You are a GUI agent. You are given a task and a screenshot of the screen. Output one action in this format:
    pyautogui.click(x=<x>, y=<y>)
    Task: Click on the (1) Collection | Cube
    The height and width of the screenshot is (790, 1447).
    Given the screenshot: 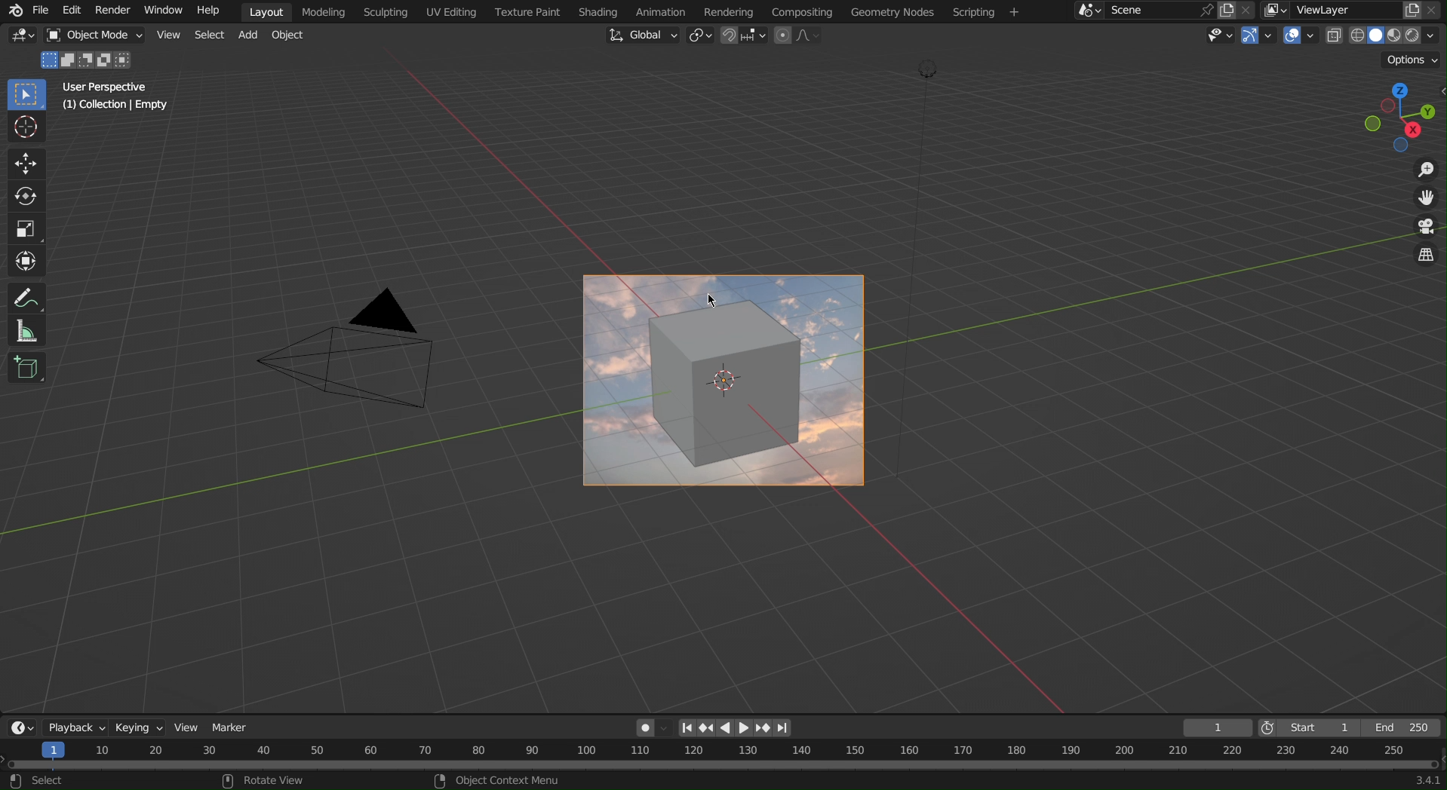 What is the action you would take?
    pyautogui.click(x=115, y=106)
    